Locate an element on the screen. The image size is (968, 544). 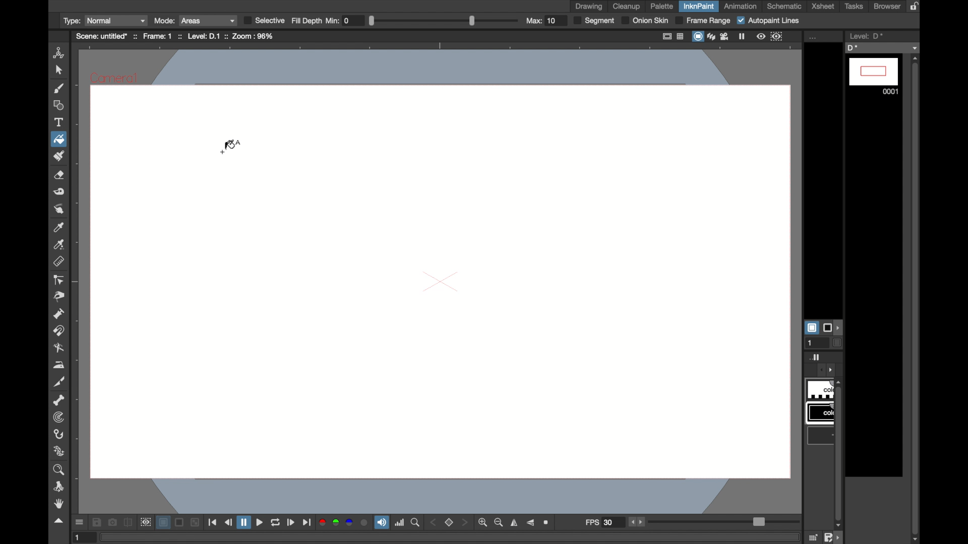
compare to snapshot is located at coordinates (128, 522).